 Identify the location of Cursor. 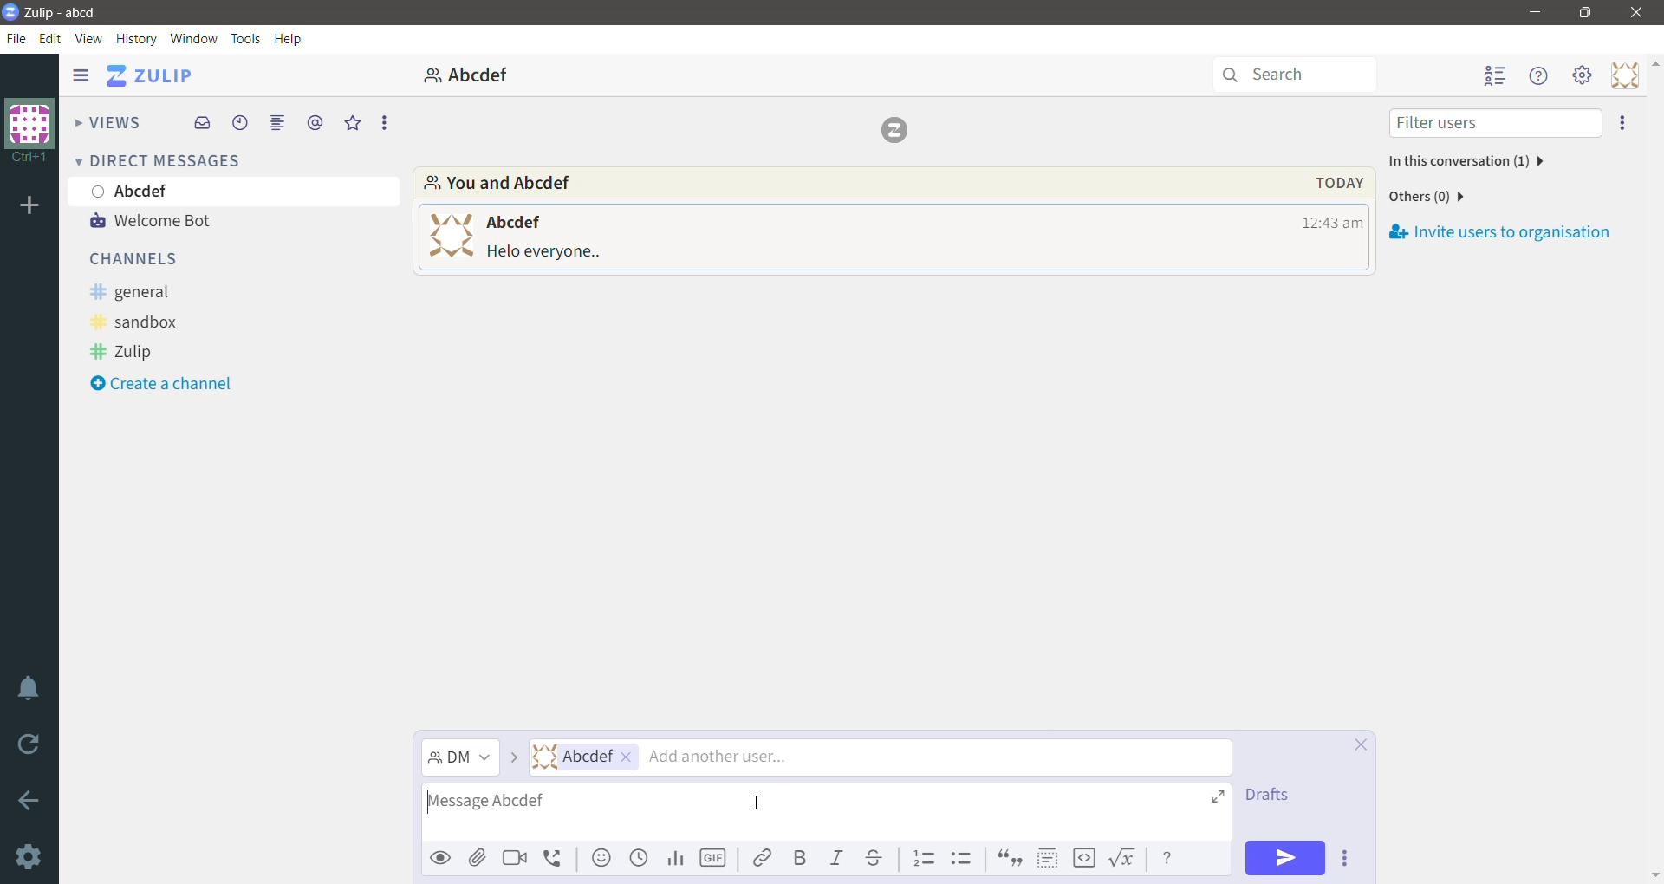
(758, 803).